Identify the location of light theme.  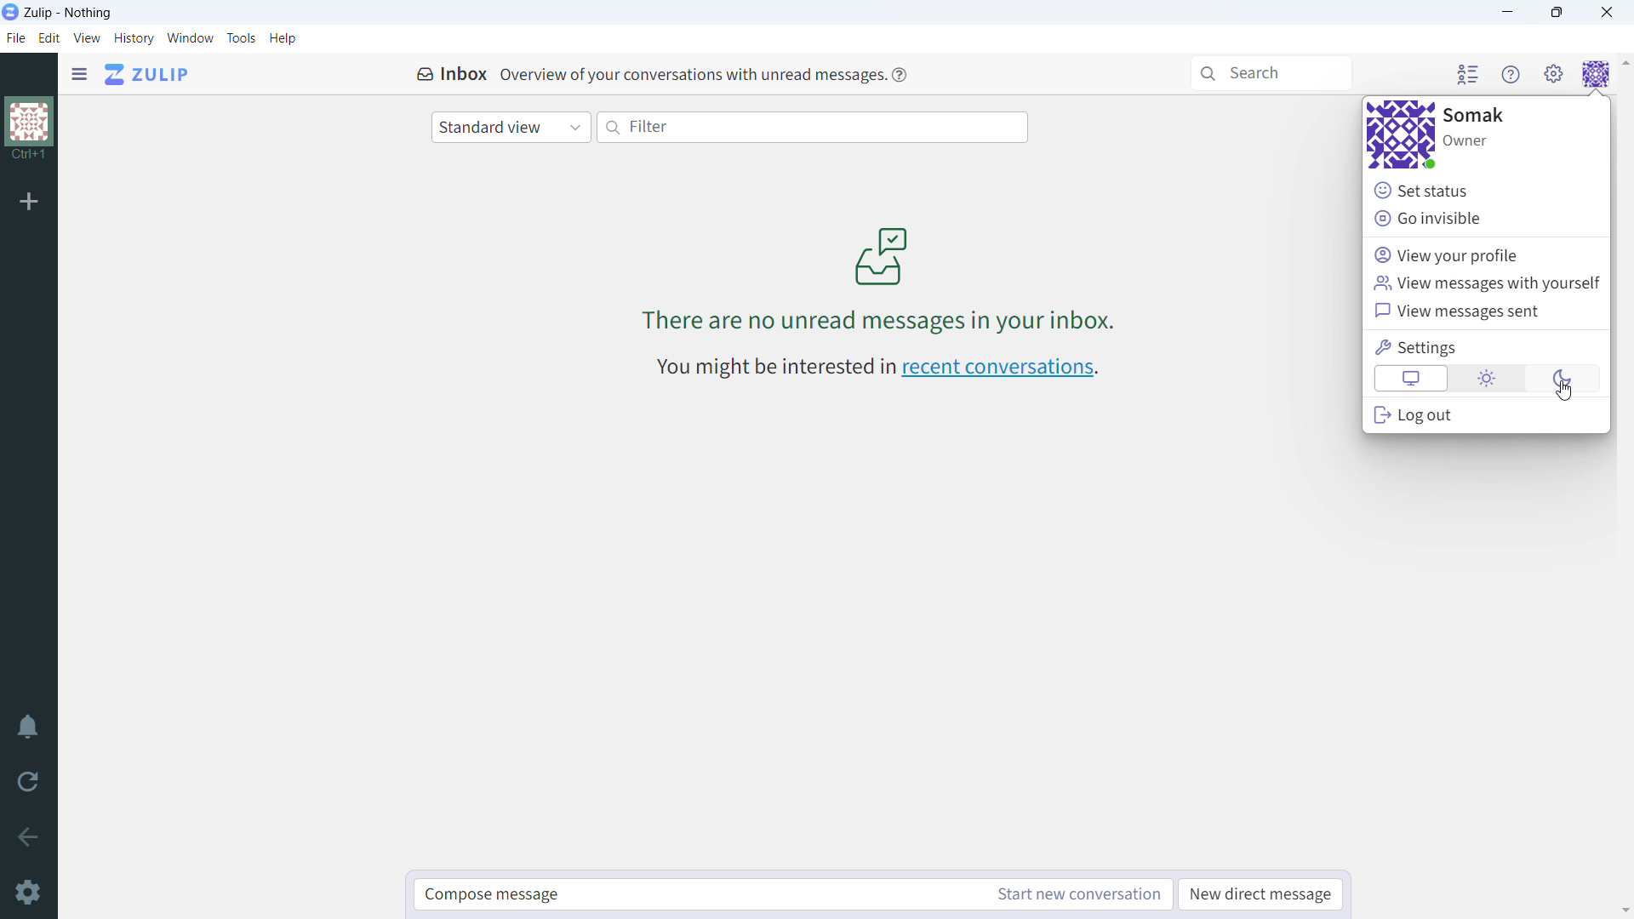
(1489, 378).